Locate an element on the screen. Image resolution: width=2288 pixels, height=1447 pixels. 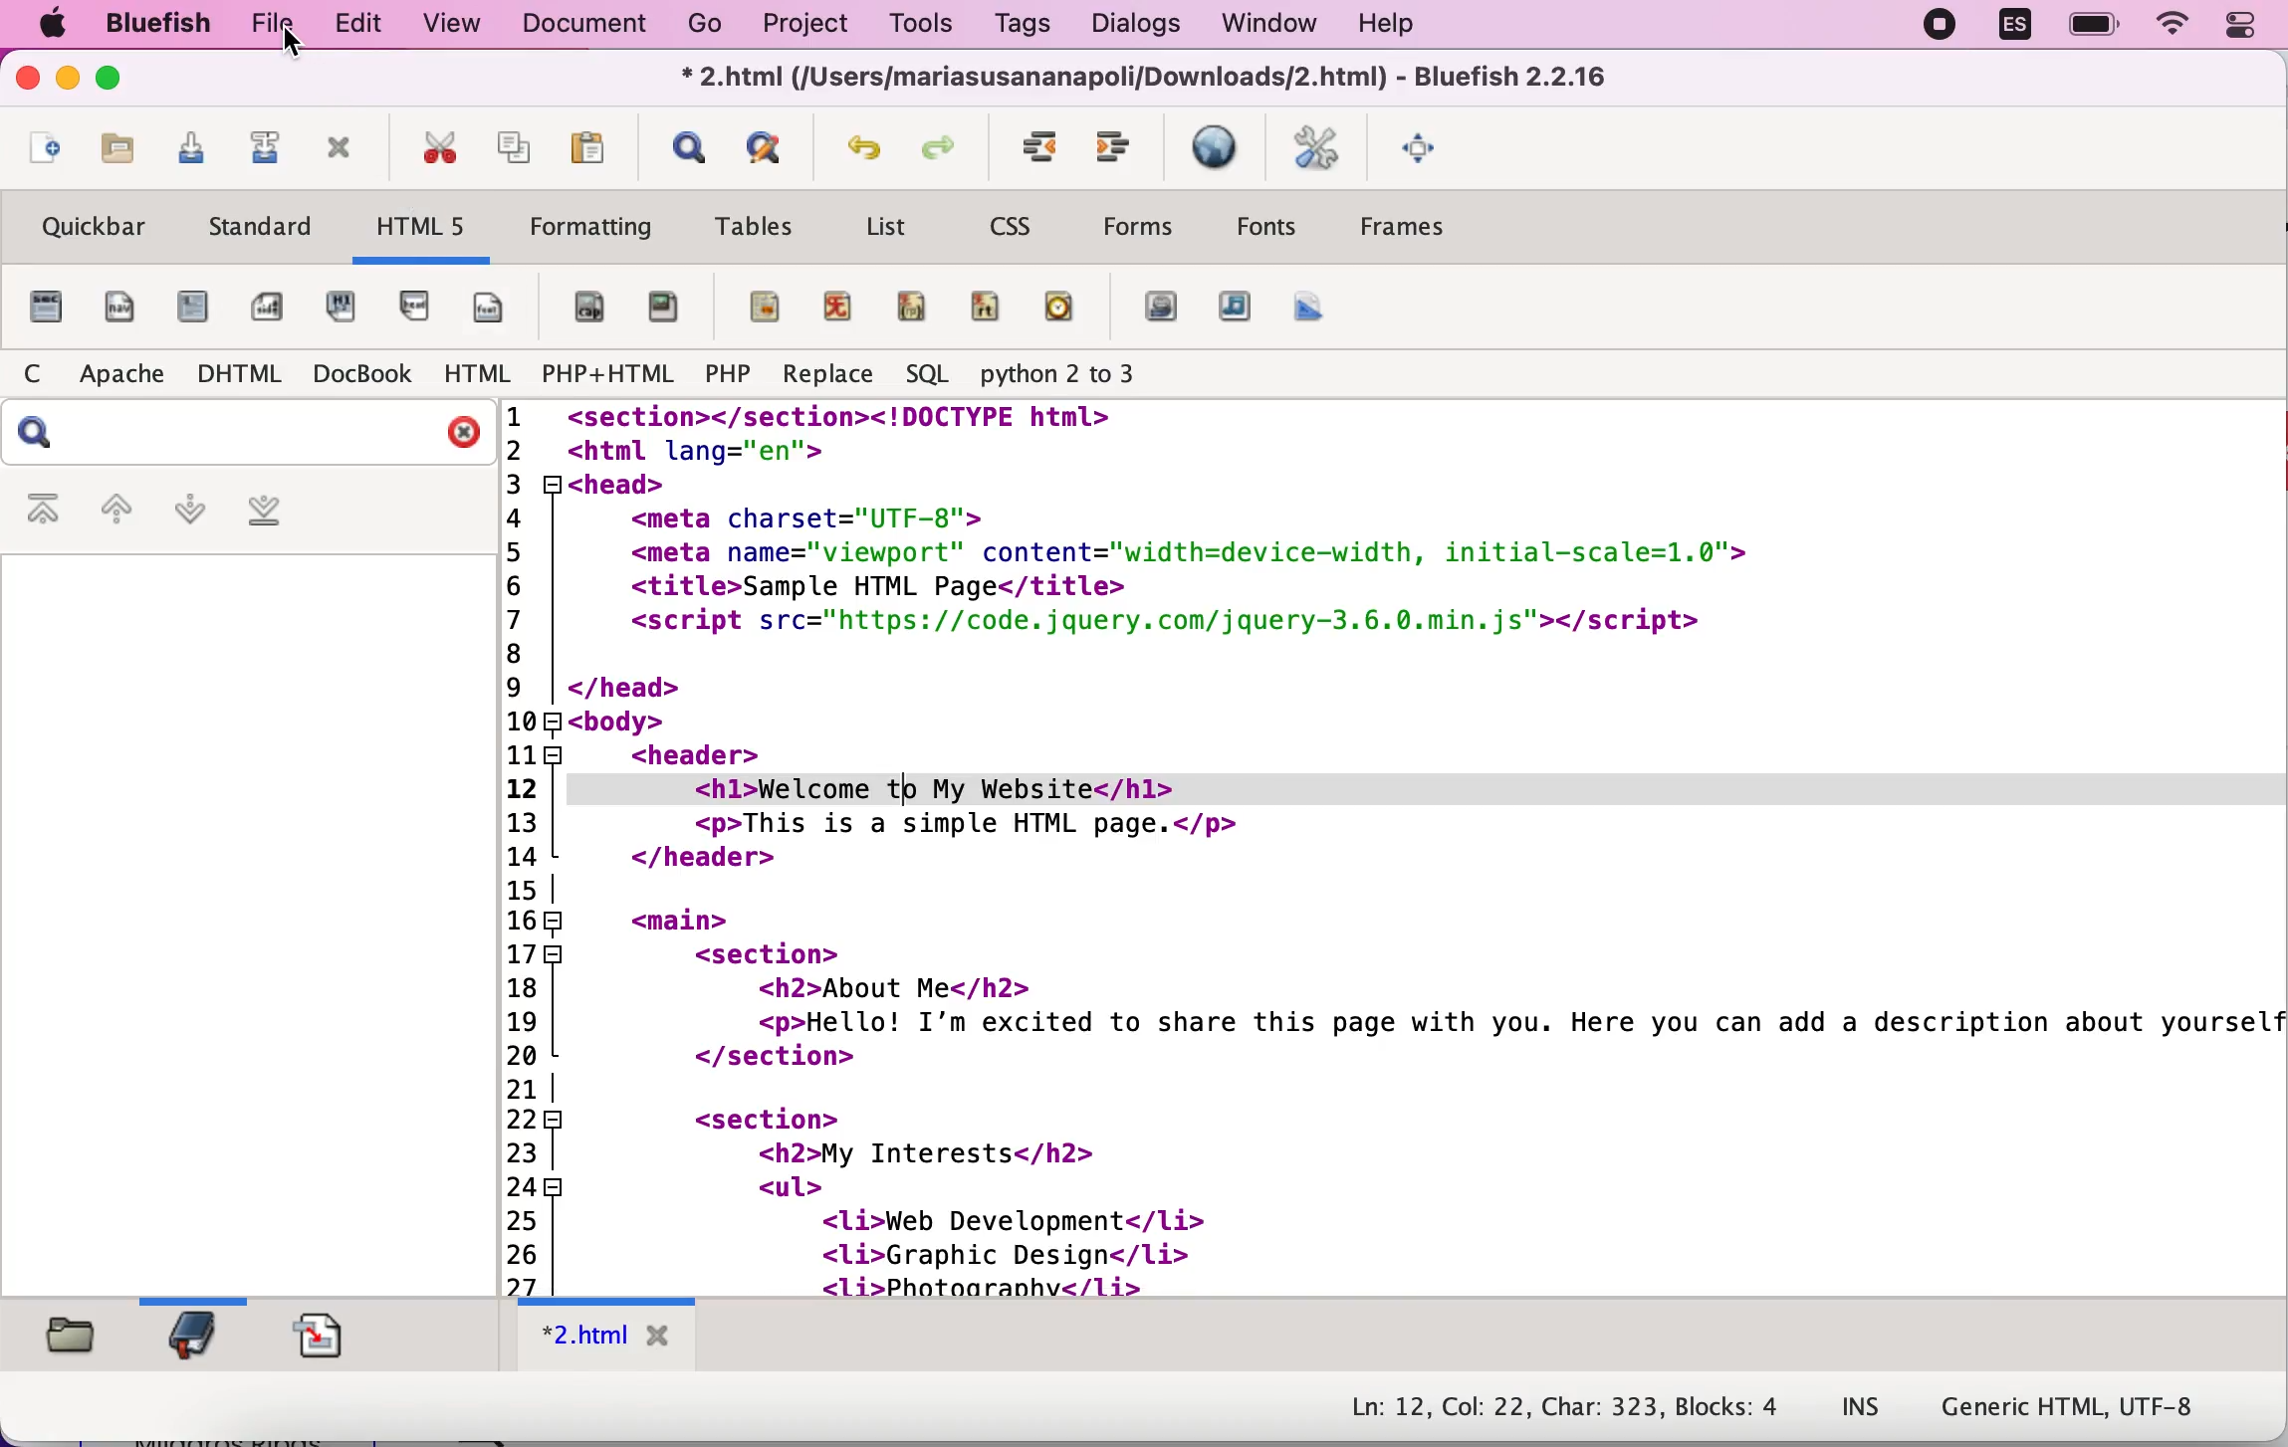
first bookmark is located at coordinates (39, 506).